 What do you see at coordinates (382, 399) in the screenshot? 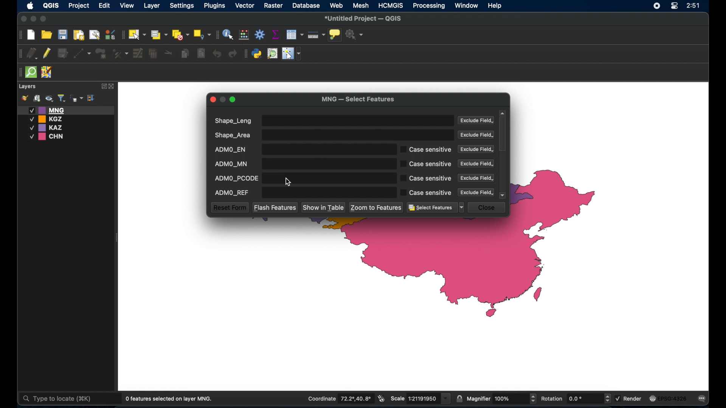
I see `toggle extents and mouse display position` at bounding box center [382, 399].